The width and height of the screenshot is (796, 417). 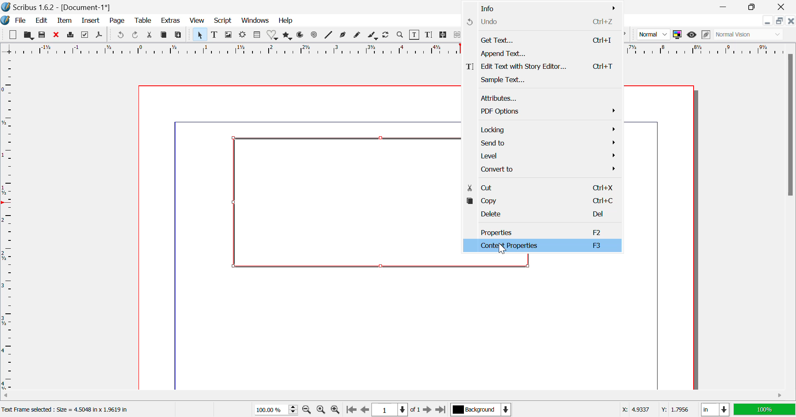 I want to click on Edit Text with Story Editor, so click(x=430, y=36).